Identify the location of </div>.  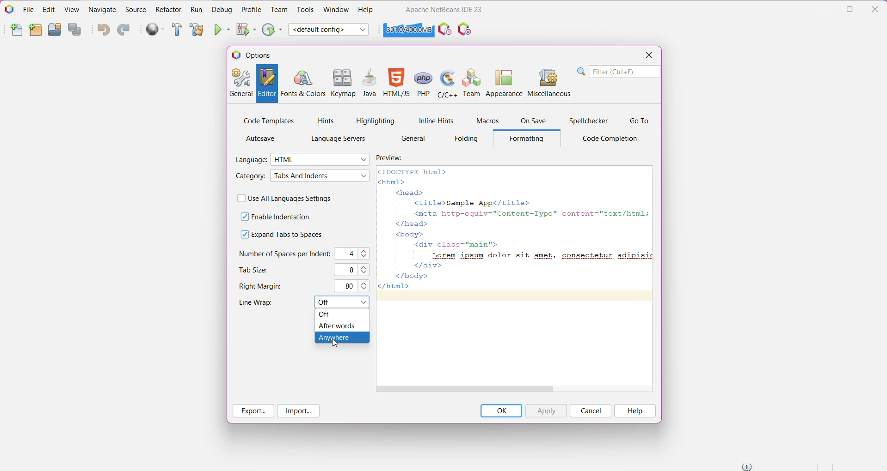
(423, 266).